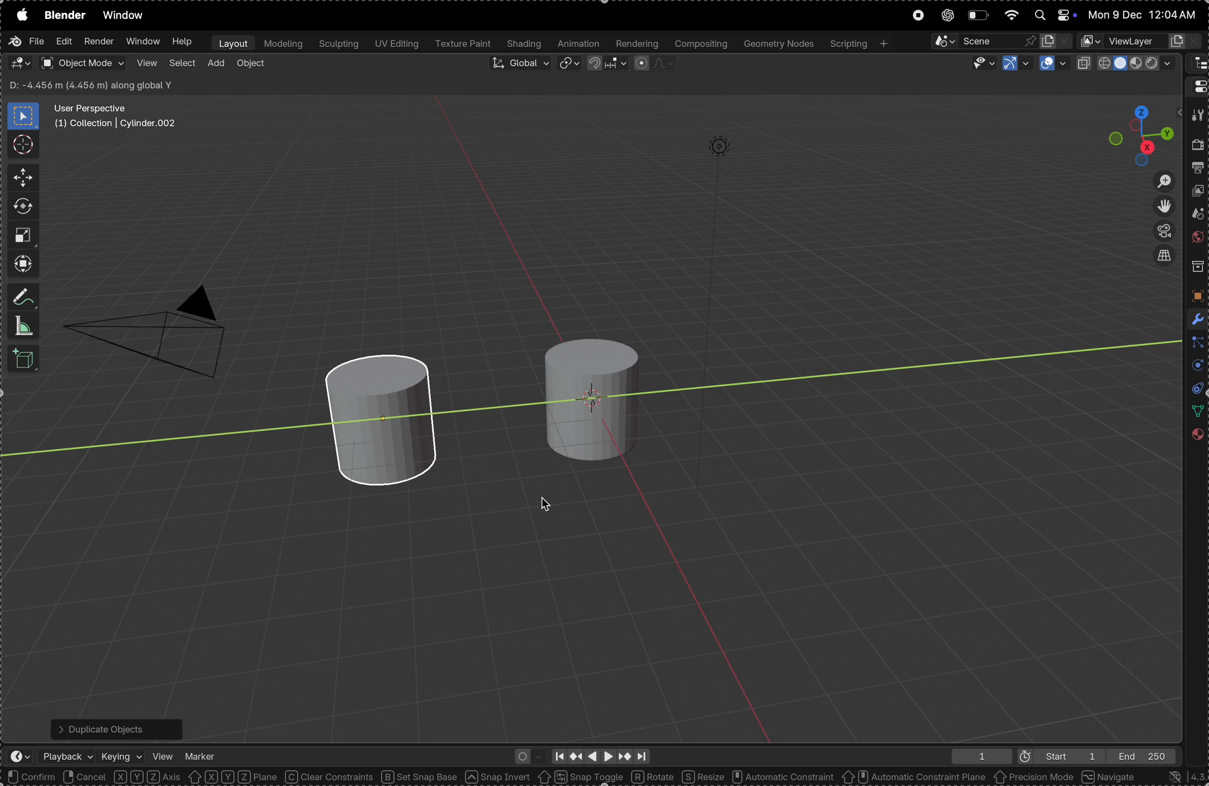 Image resolution: width=1209 pixels, height=786 pixels. I want to click on toggle view point, so click(1162, 207).